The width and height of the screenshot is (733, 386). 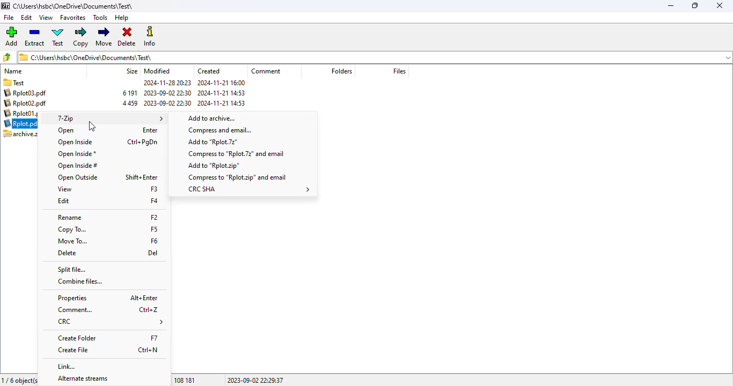 I want to click on pdf files, so click(x=24, y=103).